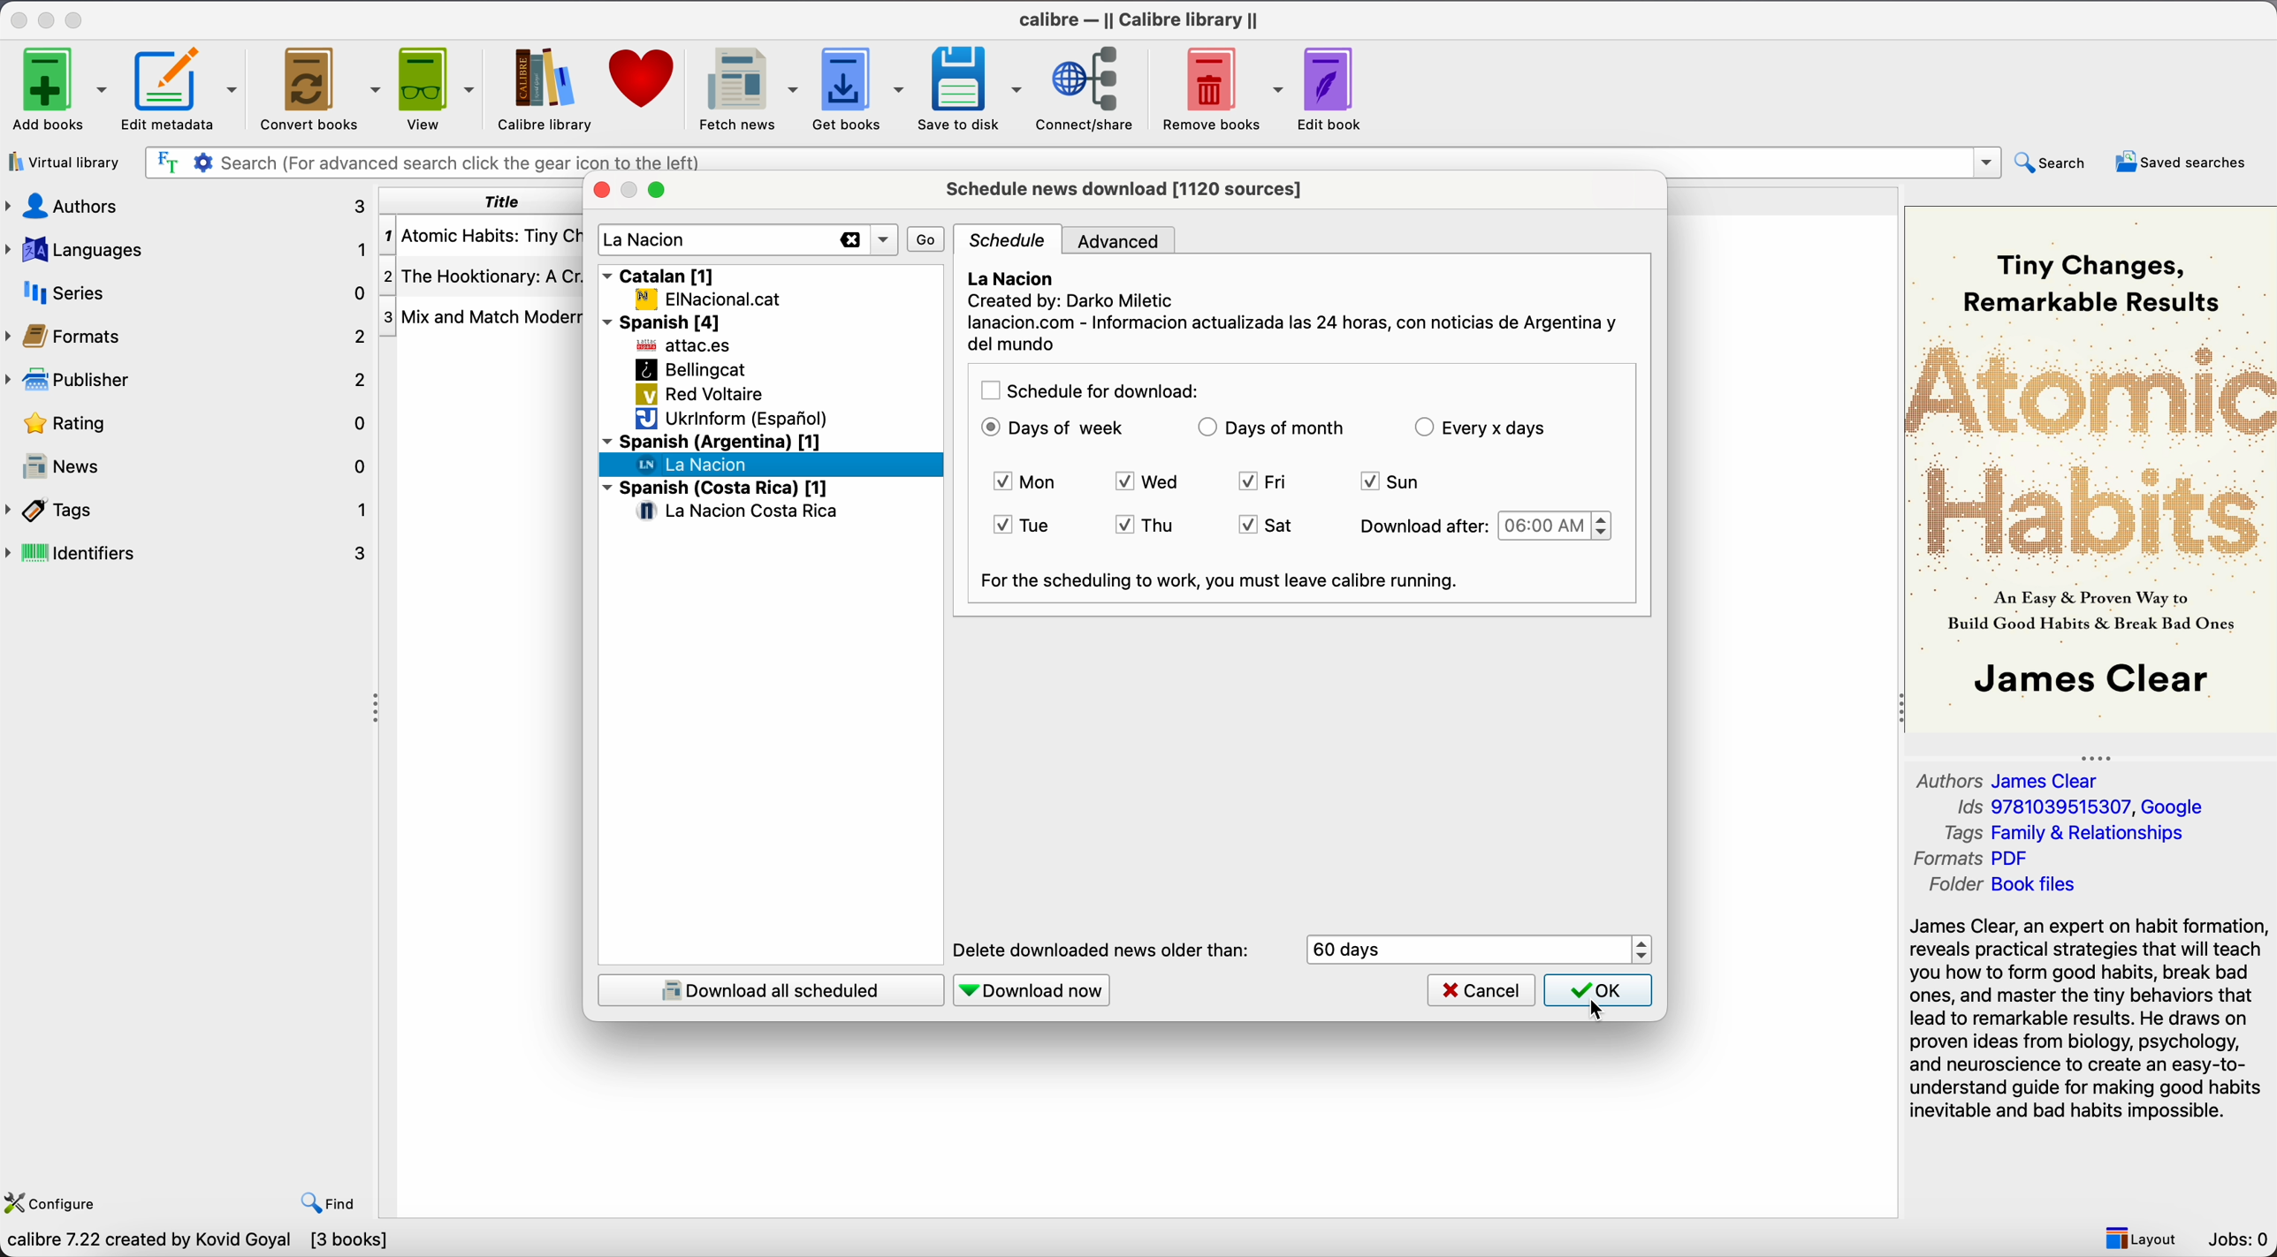 The height and width of the screenshot is (1257, 2277). What do you see at coordinates (188, 207) in the screenshot?
I see `authors` at bounding box center [188, 207].